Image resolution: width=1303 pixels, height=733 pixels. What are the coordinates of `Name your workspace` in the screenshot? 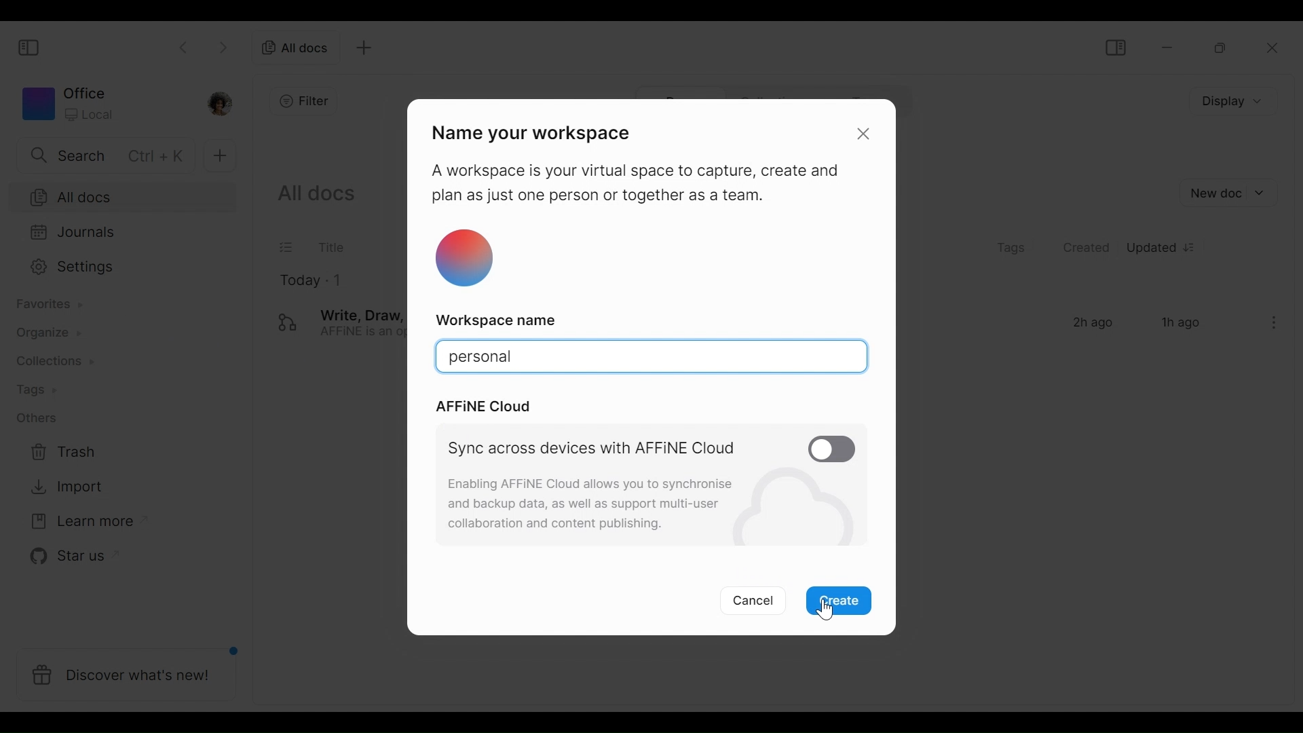 It's located at (541, 134).